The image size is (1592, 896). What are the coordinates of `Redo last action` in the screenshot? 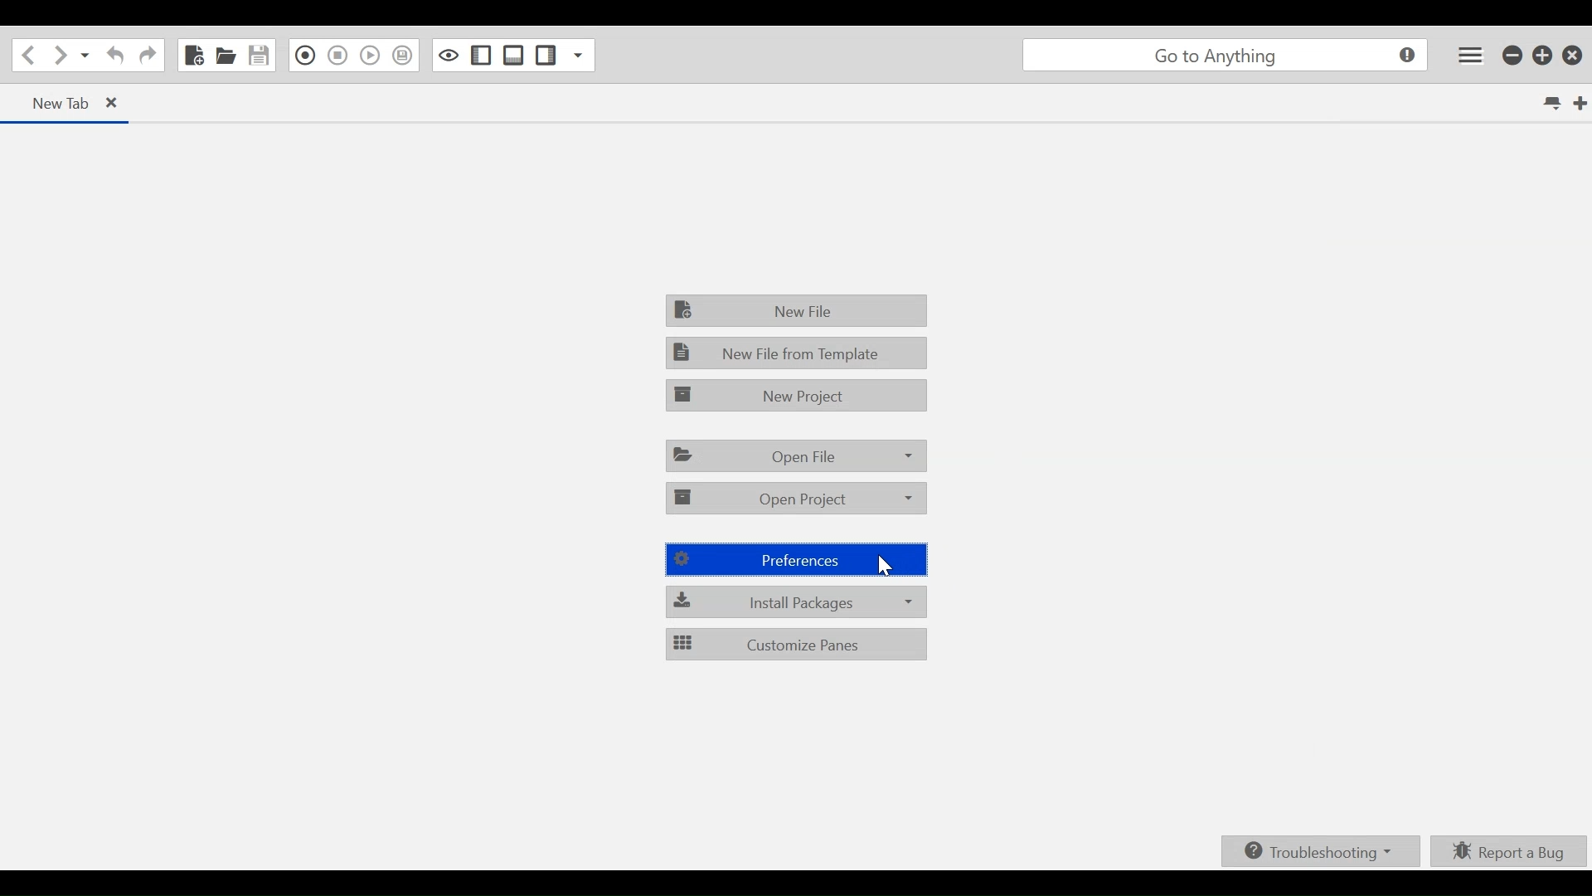 It's located at (148, 57).